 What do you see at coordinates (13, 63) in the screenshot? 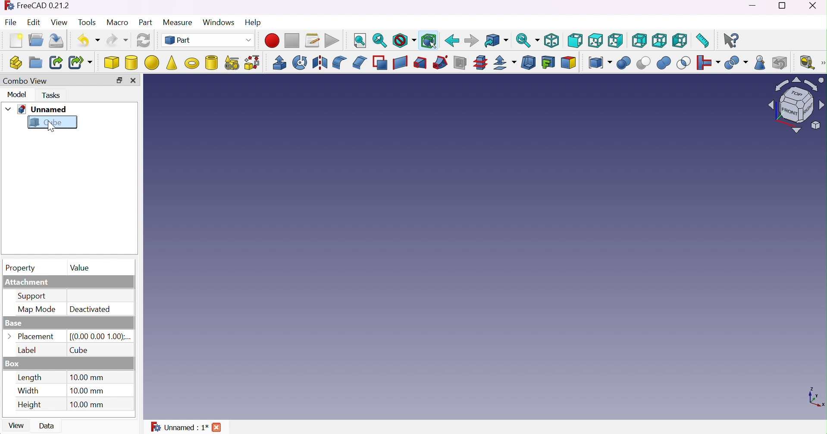
I see `Create part` at bounding box center [13, 63].